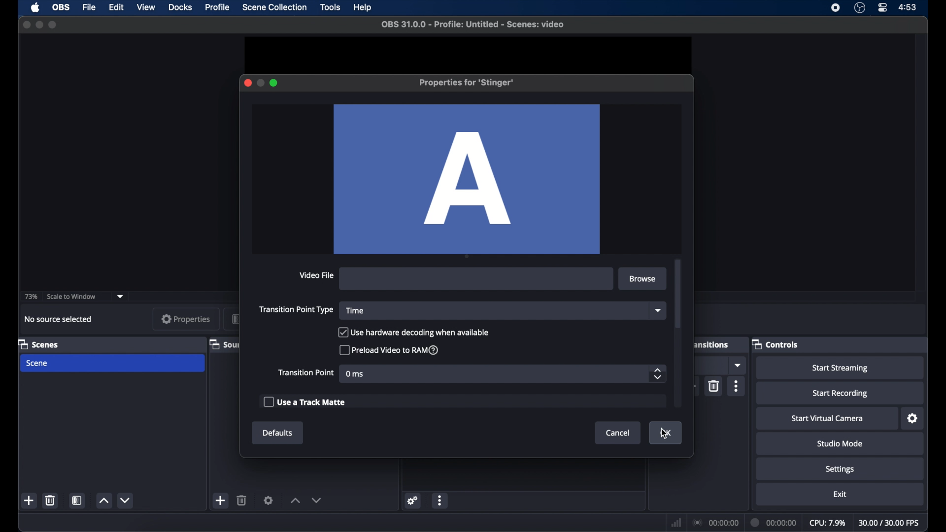 This screenshot has height=532, width=946. I want to click on apple icon, so click(35, 8).